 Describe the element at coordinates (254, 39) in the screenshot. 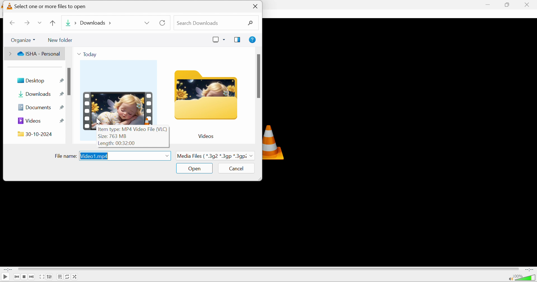

I see `Get help.` at that location.